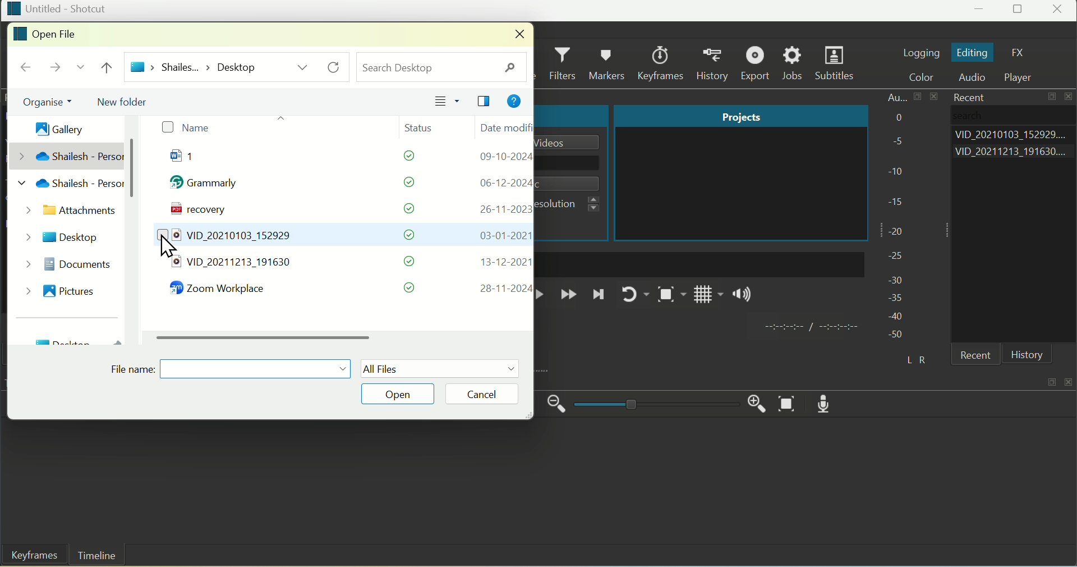  What do you see at coordinates (599, 298) in the screenshot?
I see `Next` at bounding box center [599, 298].